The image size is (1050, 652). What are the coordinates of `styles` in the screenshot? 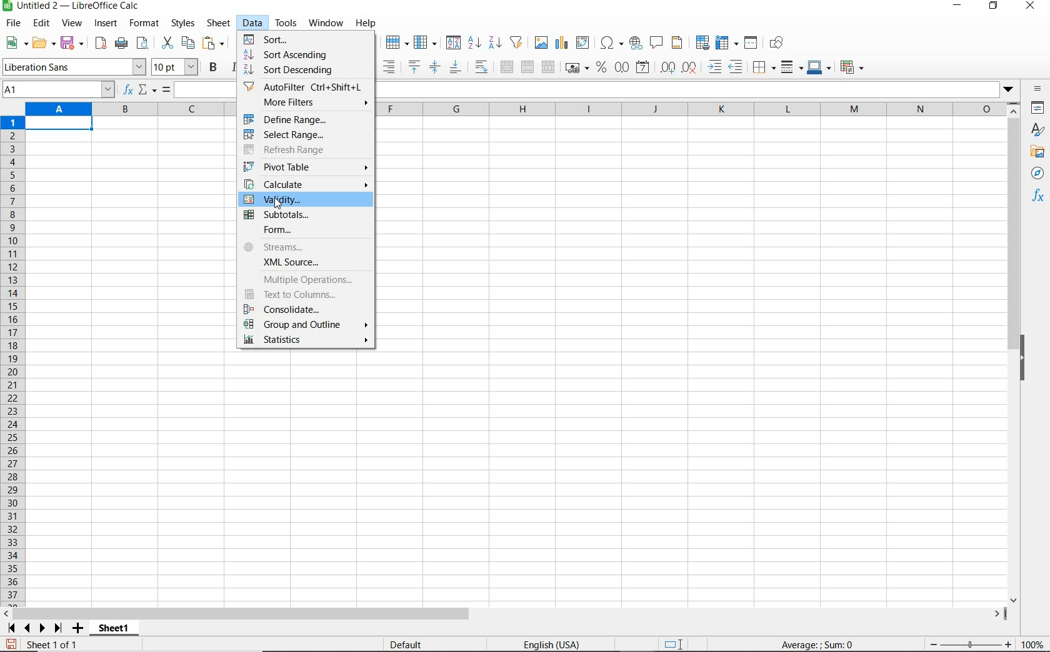 It's located at (1038, 131).